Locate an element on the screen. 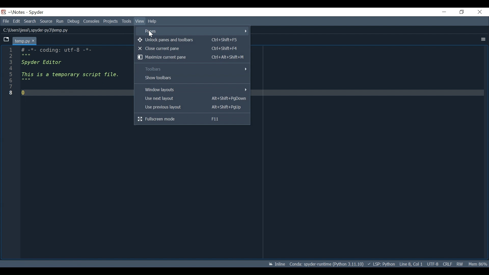  Toggle between inline and interactive Matplotlib plotting is located at coordinates (277, 264).